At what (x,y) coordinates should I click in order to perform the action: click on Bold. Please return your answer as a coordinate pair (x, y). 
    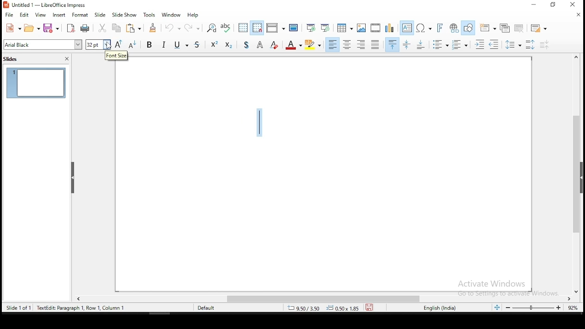
    Looking at the image, I should click on (149, 44).